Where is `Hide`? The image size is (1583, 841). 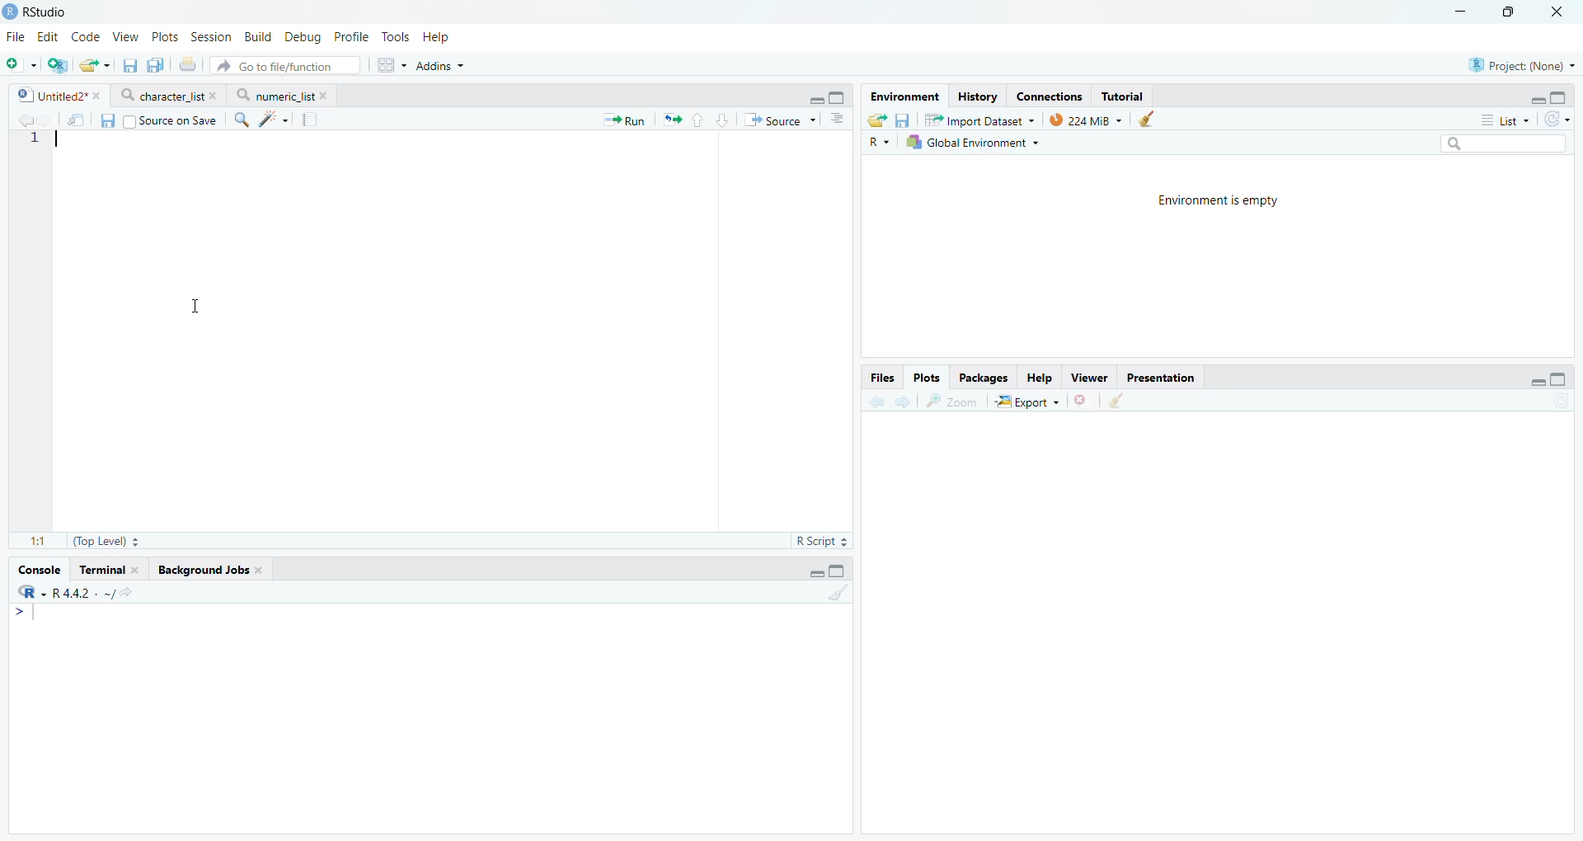
Hide is located at coordinates (815, 571).